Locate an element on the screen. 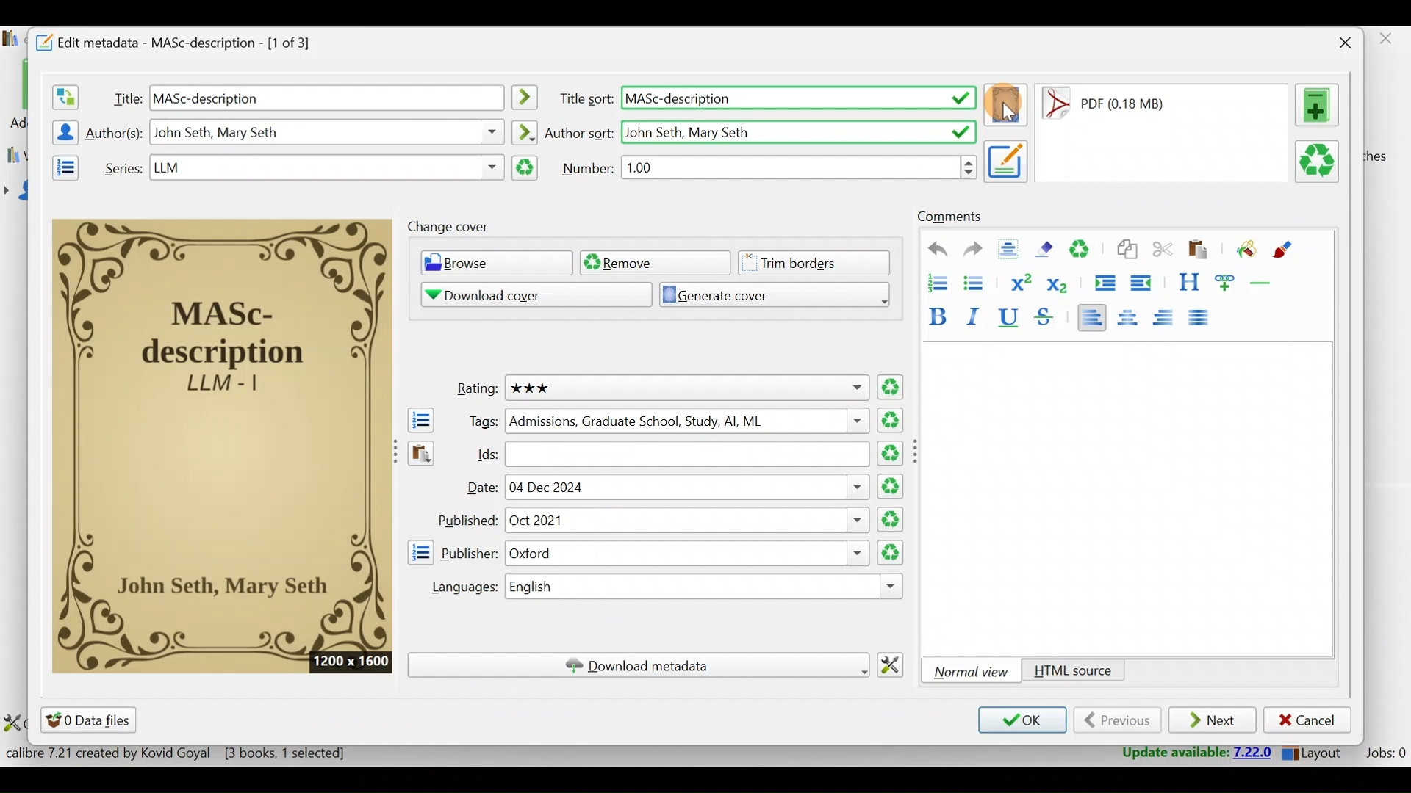 The width and height of the screenshot is (1411, 793). Update is located at coordinates (1192, 753).